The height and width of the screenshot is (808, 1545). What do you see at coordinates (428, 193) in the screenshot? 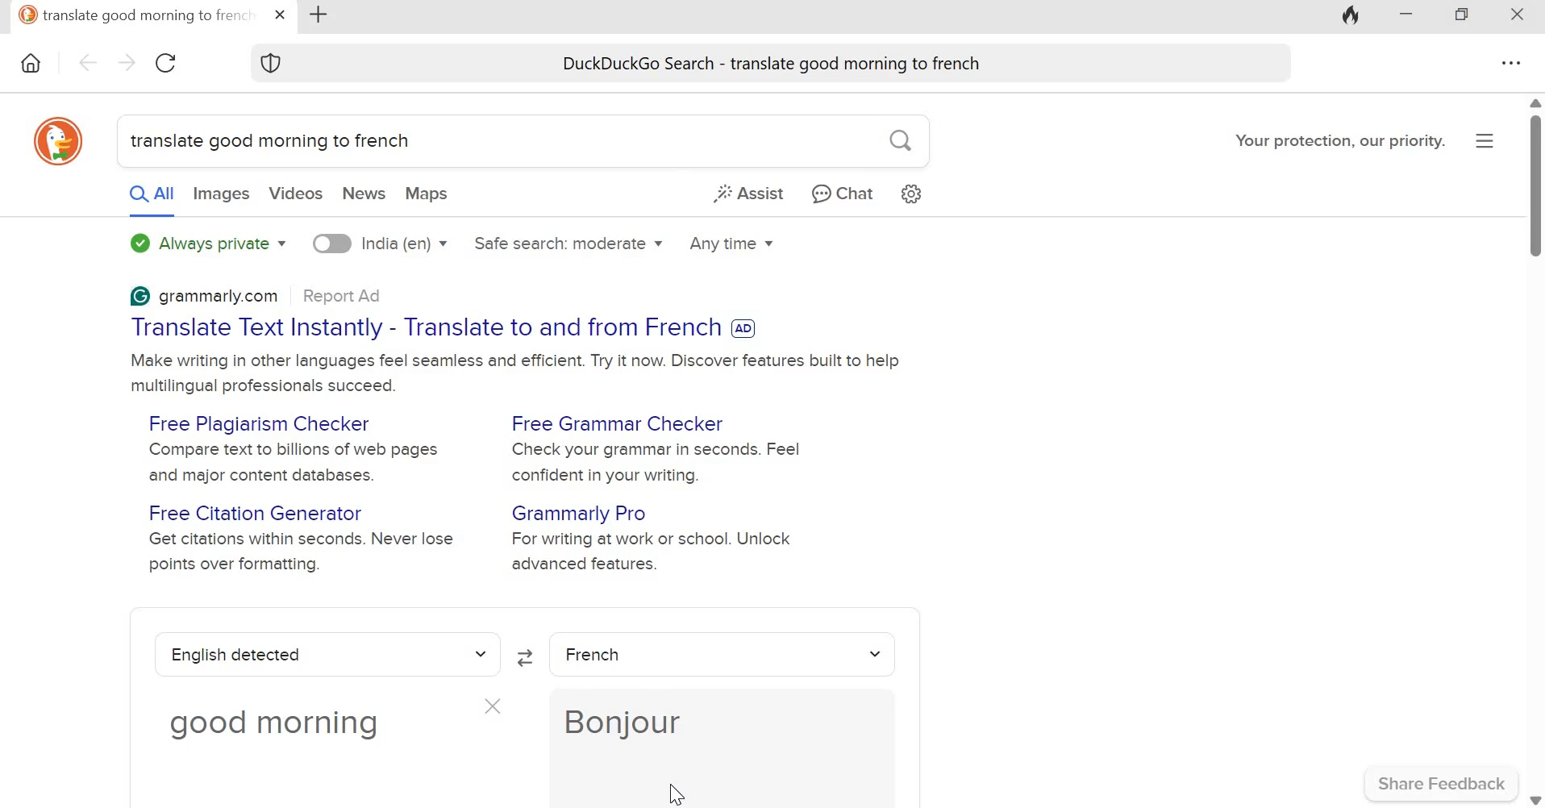
I see `Maps` at bounding box center [428, 193].